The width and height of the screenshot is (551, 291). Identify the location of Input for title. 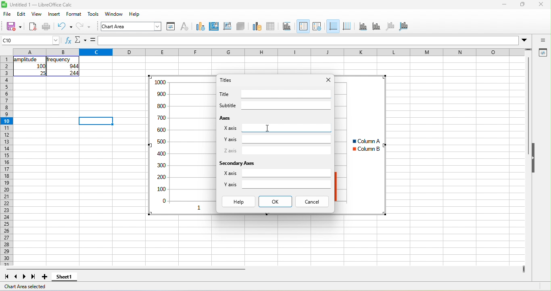
(286, 94).